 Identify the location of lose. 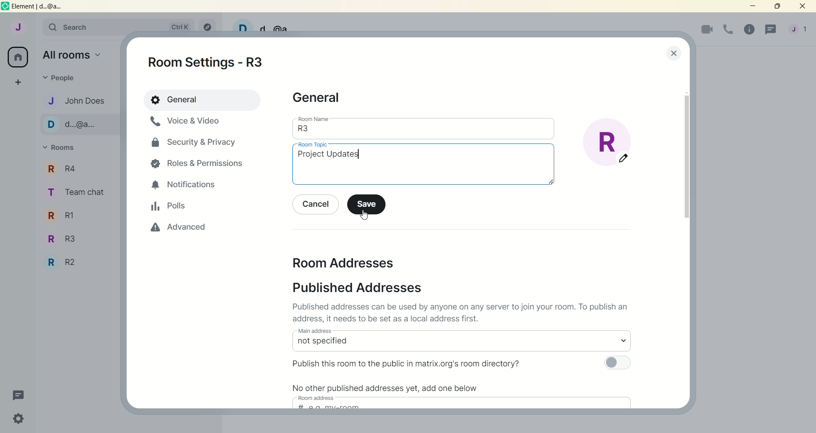
(676, 51).